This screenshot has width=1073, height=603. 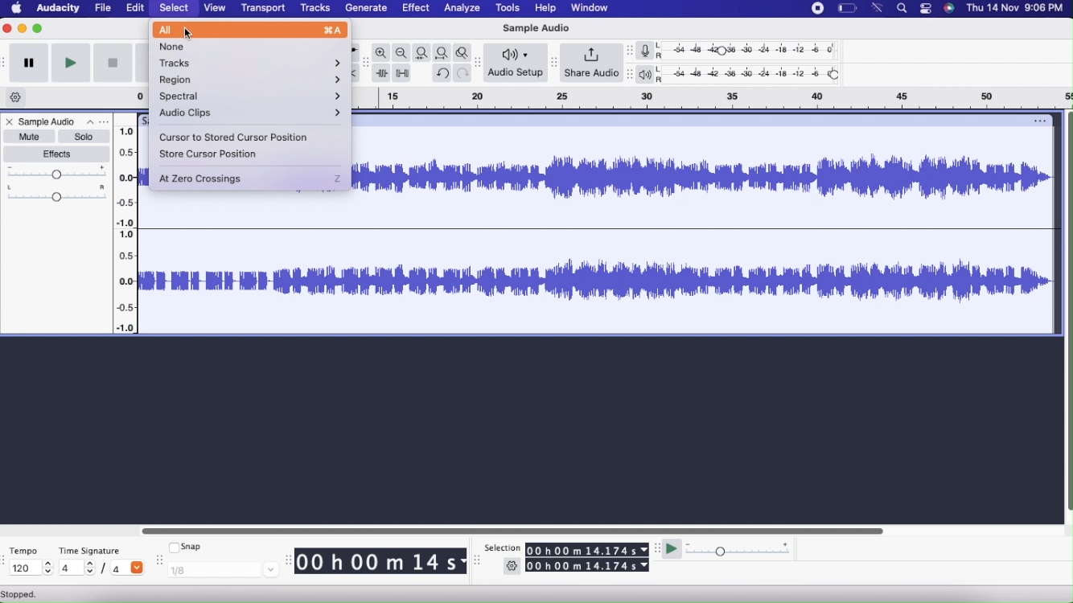 What do you see at coordinates (928, 9) in the screenshot?
I see `Stack` at bounding box center [928, 9].